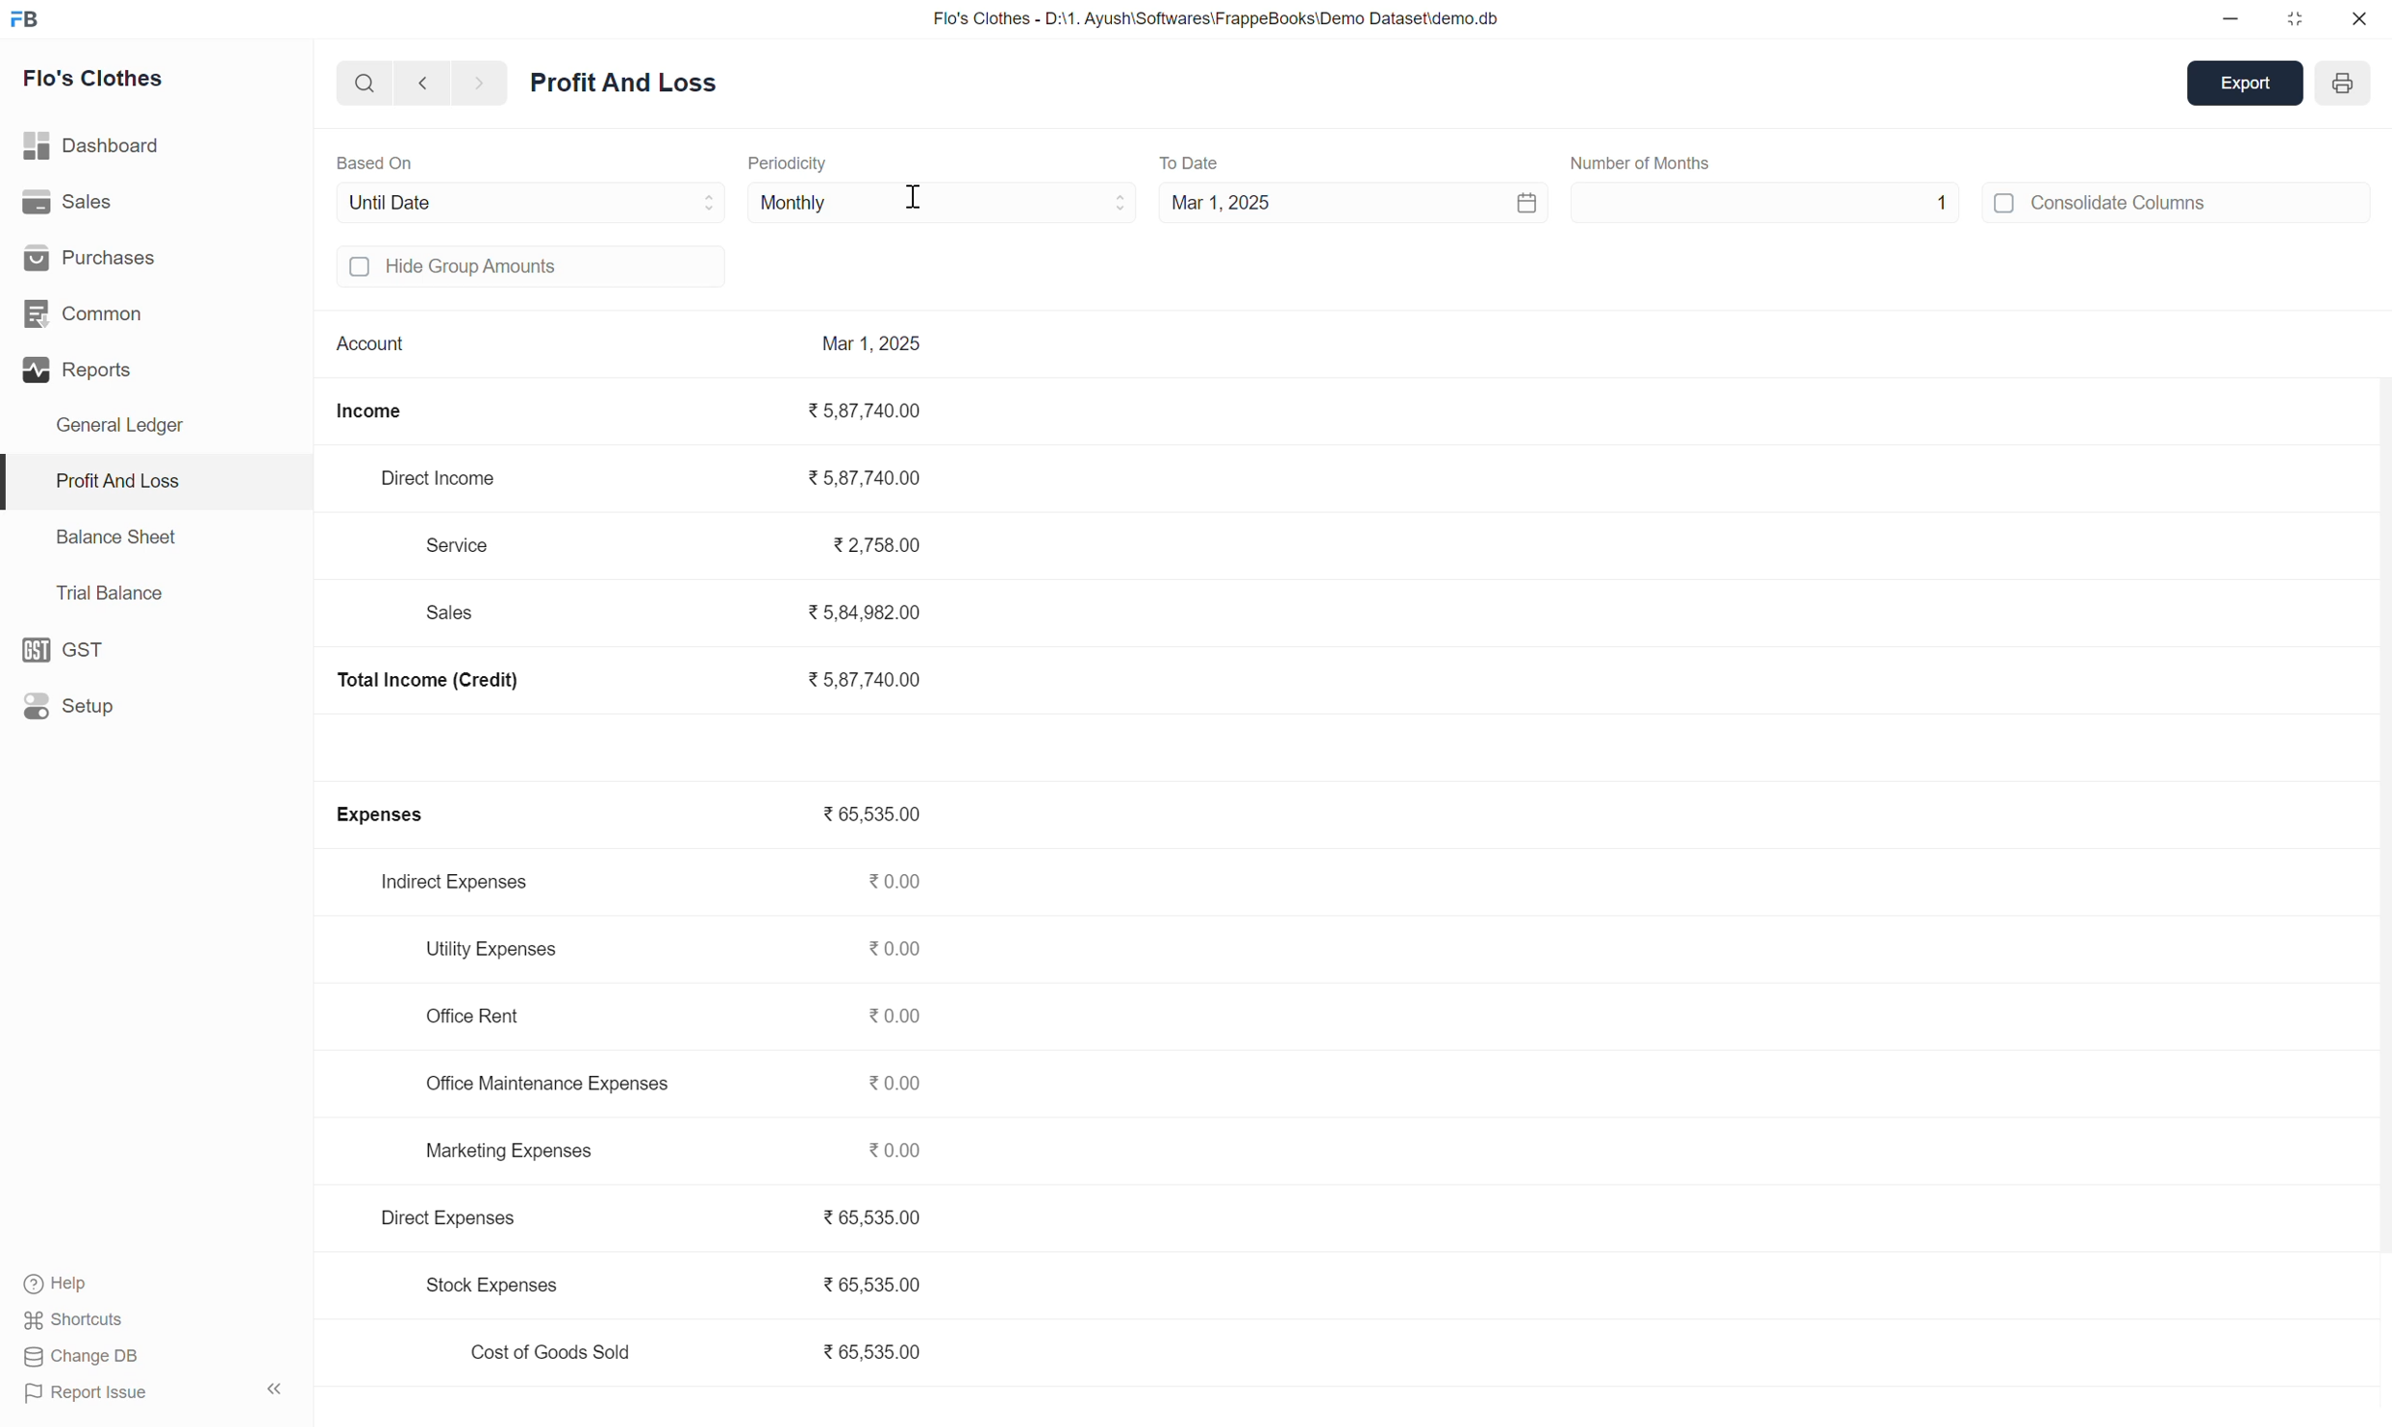  What do you see at coordinates (793, 164) in the screenshot?
I see `Periodicity` at bounding box center [793, 164].